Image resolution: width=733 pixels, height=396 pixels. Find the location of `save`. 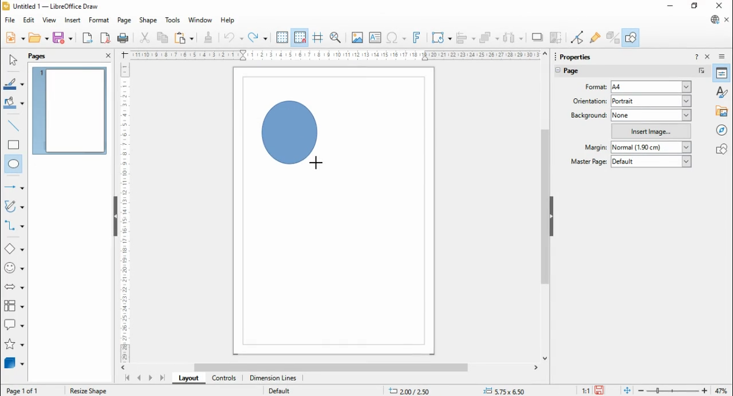

save is located at coordinates (62, 38).